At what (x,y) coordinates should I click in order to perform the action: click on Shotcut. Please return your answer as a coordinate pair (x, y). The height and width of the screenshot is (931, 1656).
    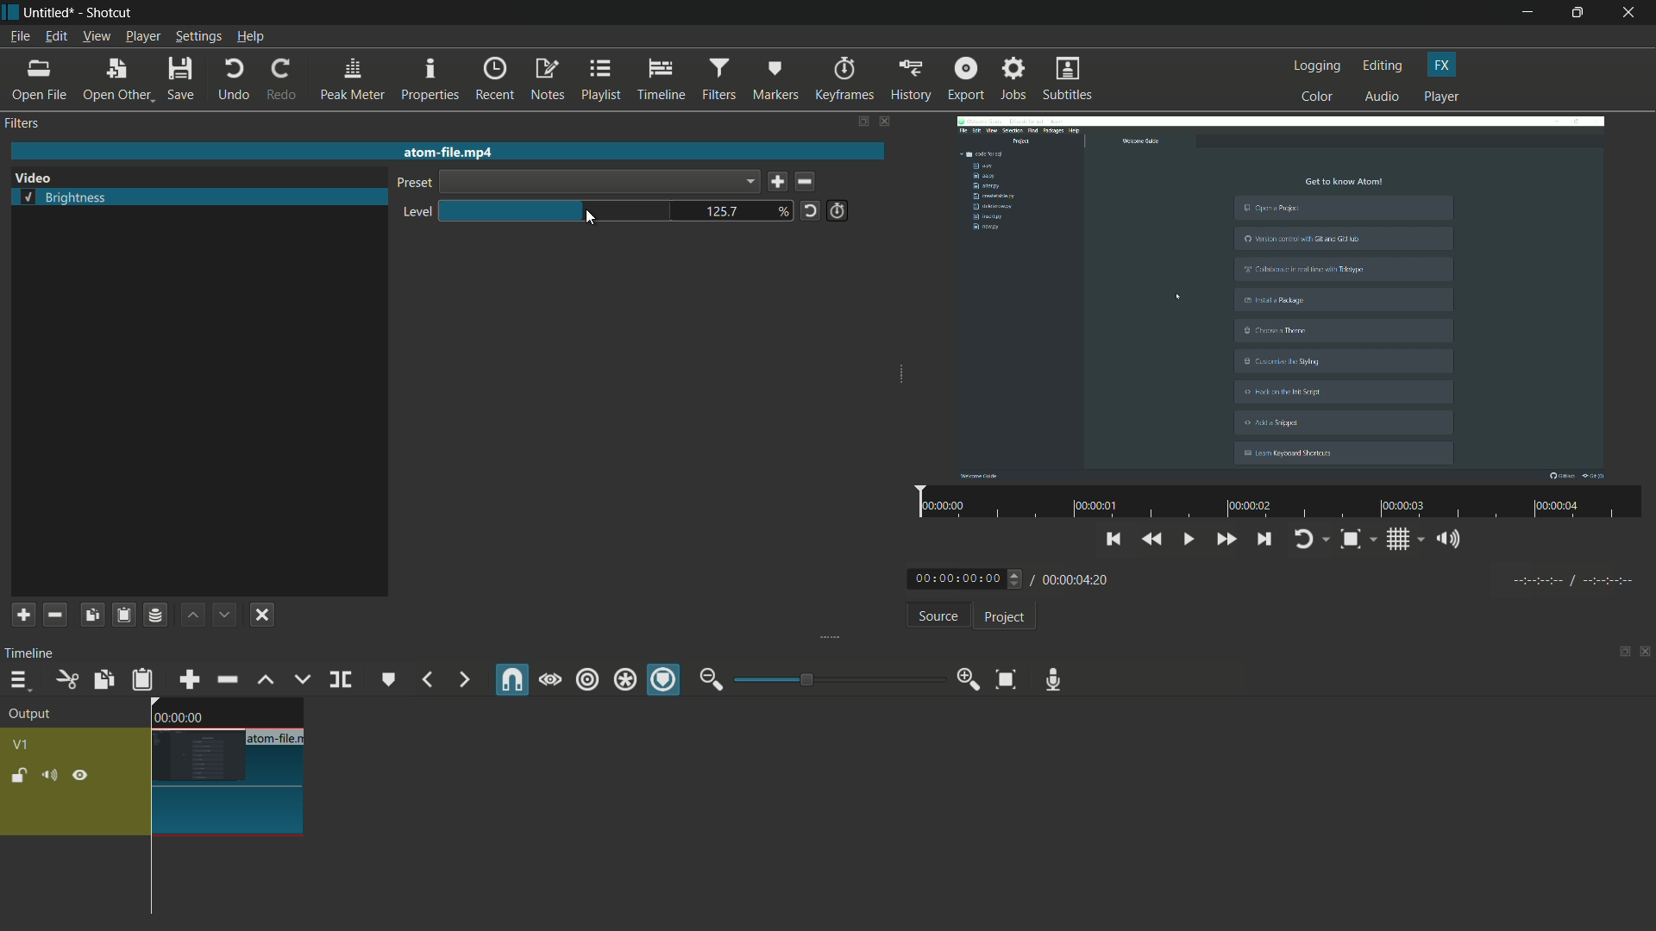
    Looking at the image, I should click on (110, 14).